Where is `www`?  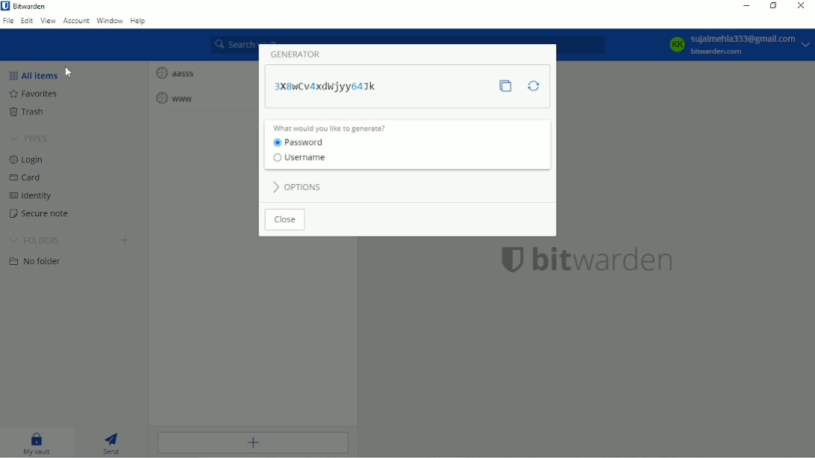
www is located at coordinates (180, 98).